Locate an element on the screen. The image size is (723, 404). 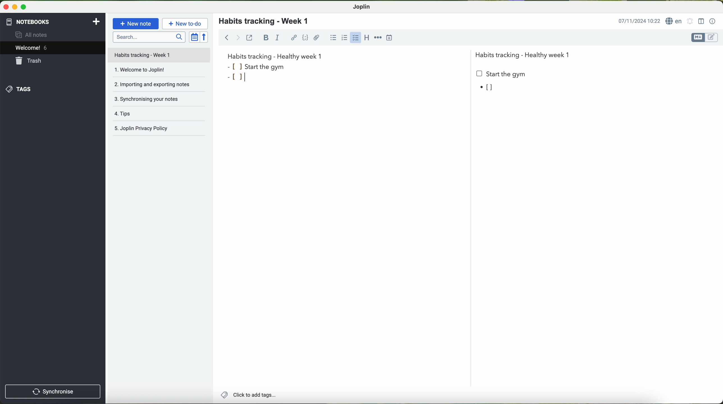
search bar is located at coordinates (148, 37).